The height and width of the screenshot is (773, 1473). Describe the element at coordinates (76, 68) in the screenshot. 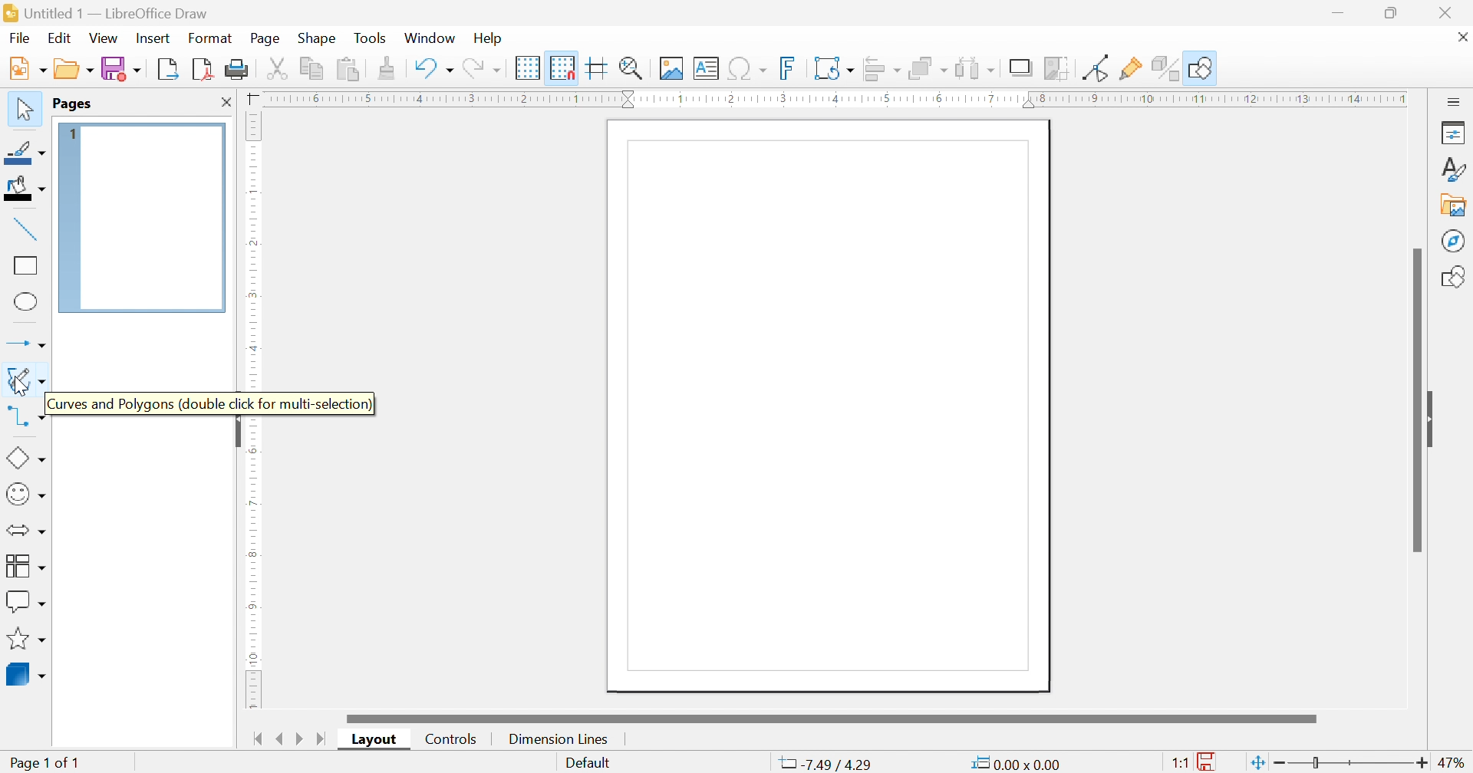

I see `open` at that location.